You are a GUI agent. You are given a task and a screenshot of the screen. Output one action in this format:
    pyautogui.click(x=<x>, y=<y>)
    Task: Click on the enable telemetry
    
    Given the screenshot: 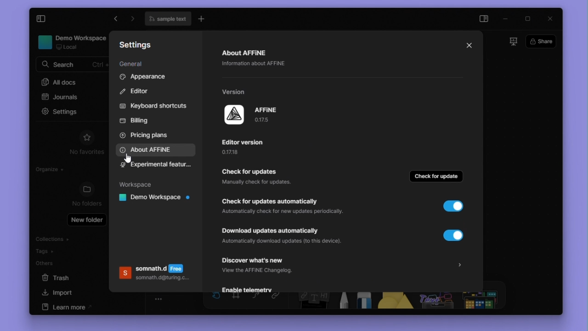 What is the action you would take?
    pyautogui.click(x=248, y=288)
    